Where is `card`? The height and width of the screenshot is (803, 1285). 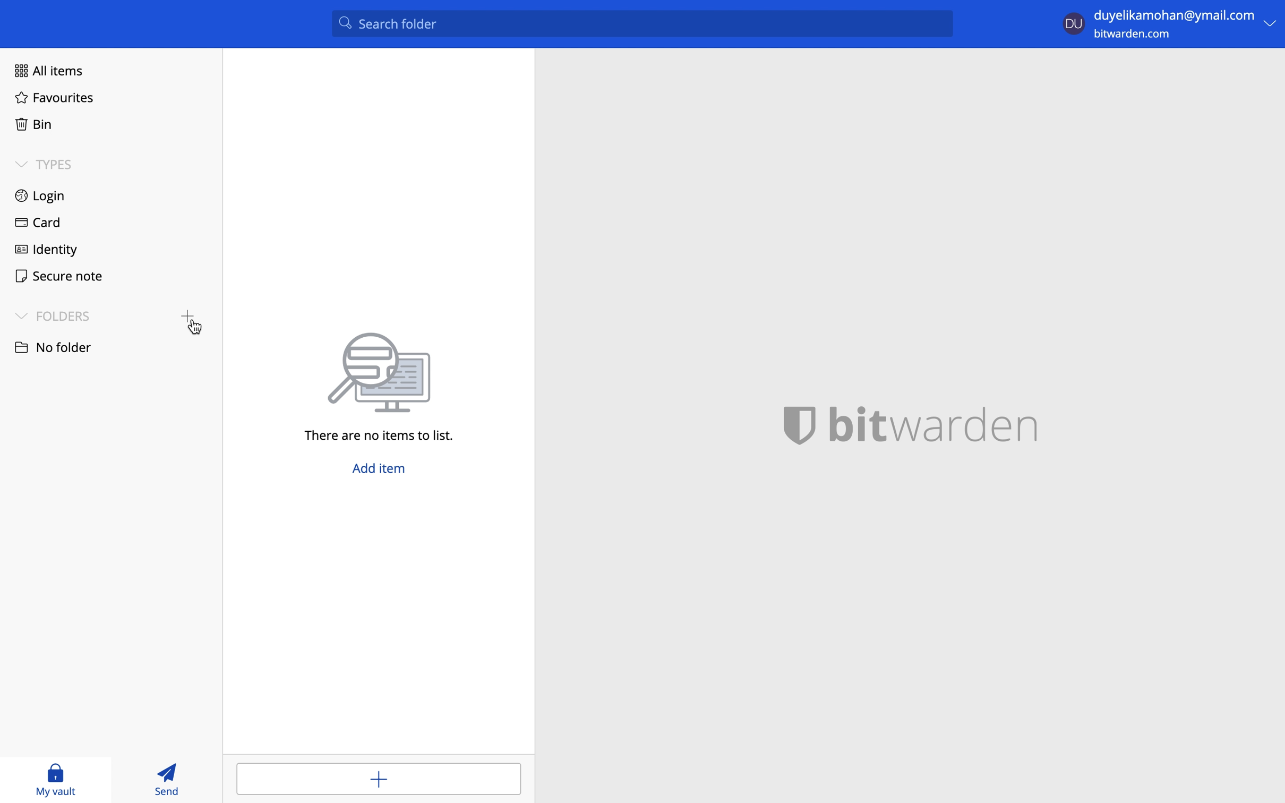 card is located at coordinates (35, 224).